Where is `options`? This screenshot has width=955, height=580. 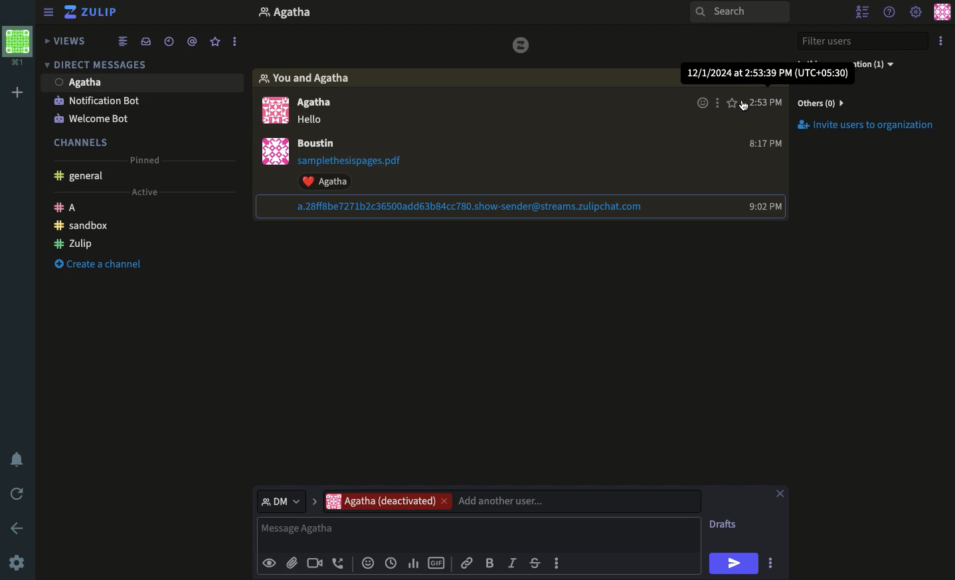
options is located at coordinates (557, 563).